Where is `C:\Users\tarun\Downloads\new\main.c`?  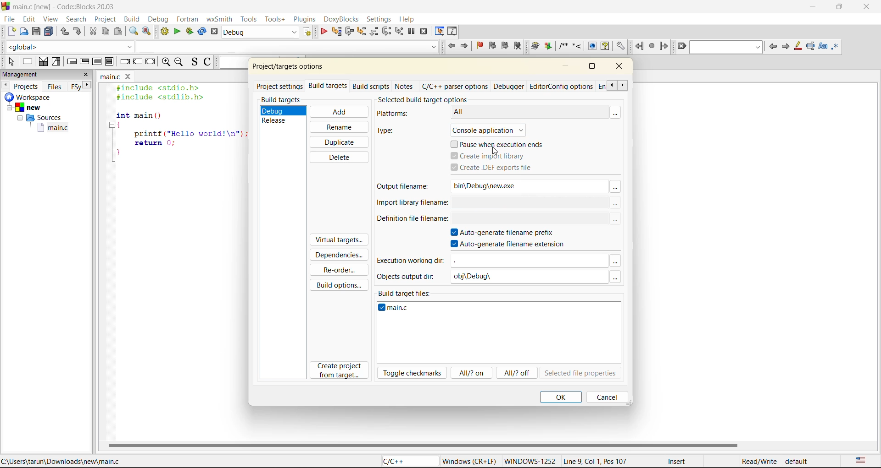
C:\Users\tarun\Downloads\new\main.c is located at coordinates (64, 461).